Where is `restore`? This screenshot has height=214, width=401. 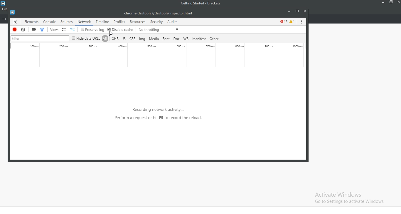
restore is located at coordinates (391, 3).